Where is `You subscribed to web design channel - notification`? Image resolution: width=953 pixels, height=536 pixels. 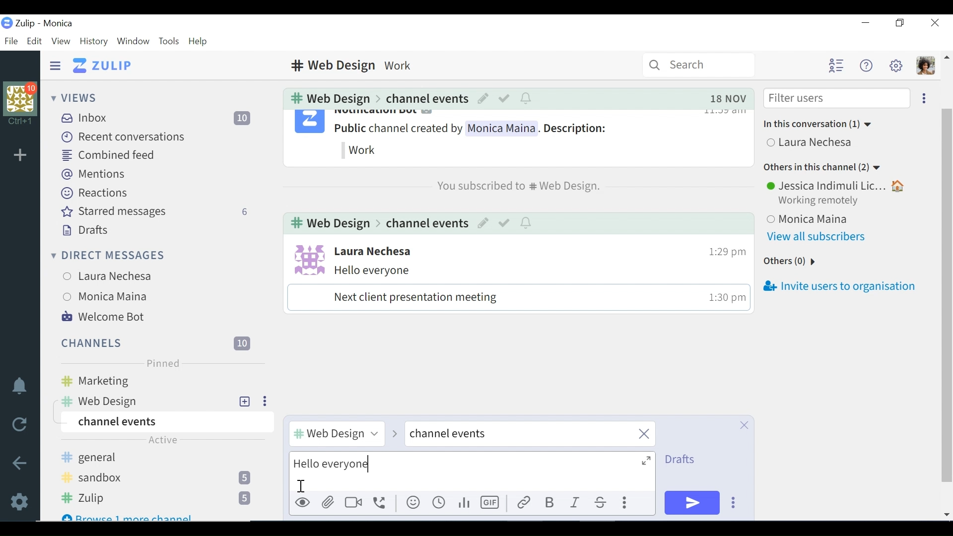
You subscribed to web design channel - notification is located at coordinates (516, 186).